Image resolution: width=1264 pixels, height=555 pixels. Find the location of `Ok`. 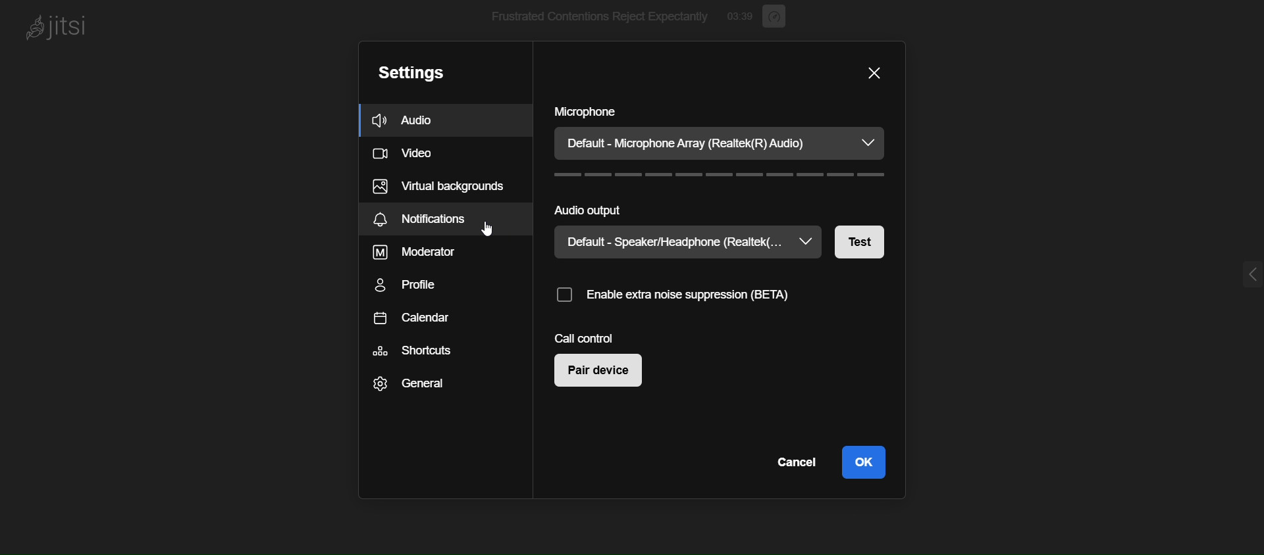

Ok is located at coordinates (866, 460).